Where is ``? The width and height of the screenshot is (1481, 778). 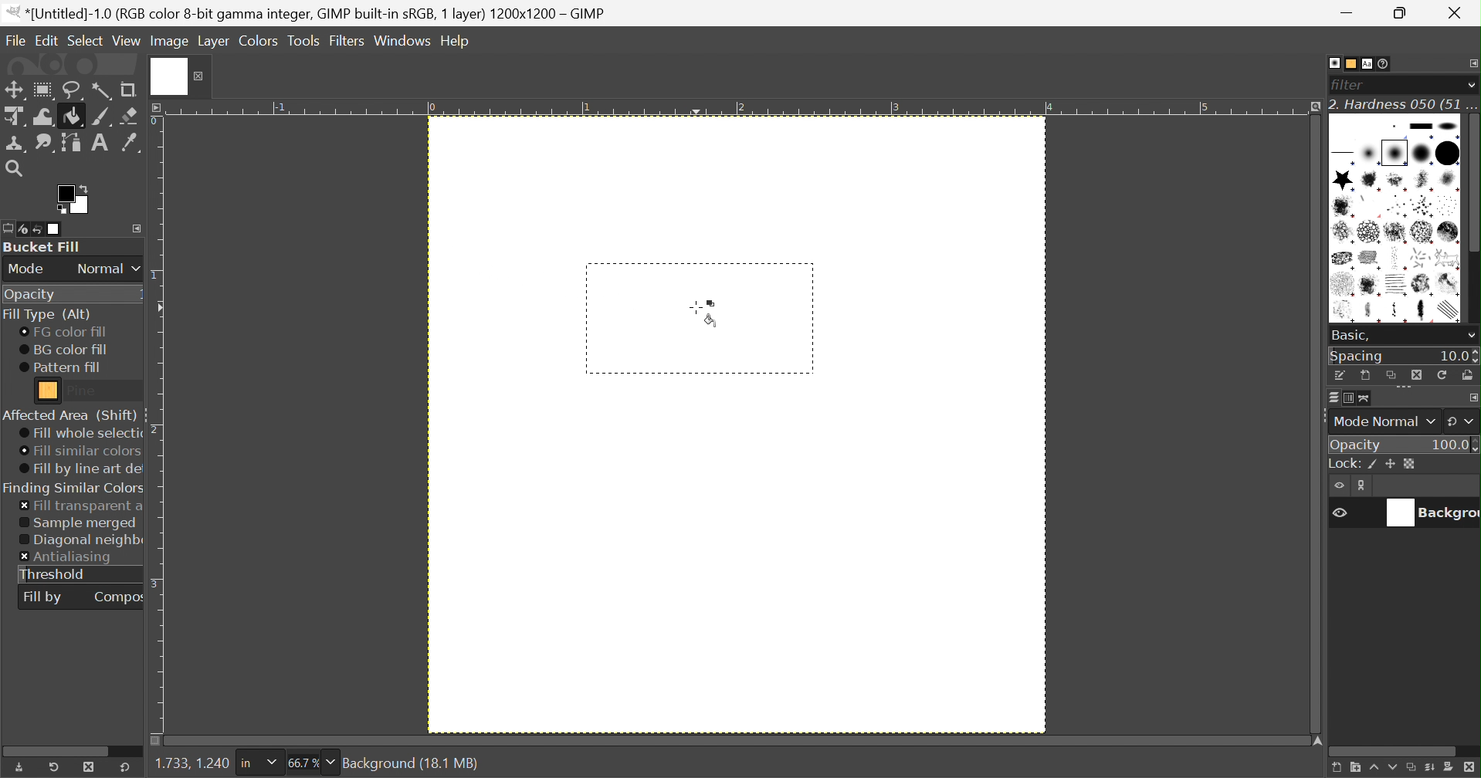  is located at coordinates (1343, 464).